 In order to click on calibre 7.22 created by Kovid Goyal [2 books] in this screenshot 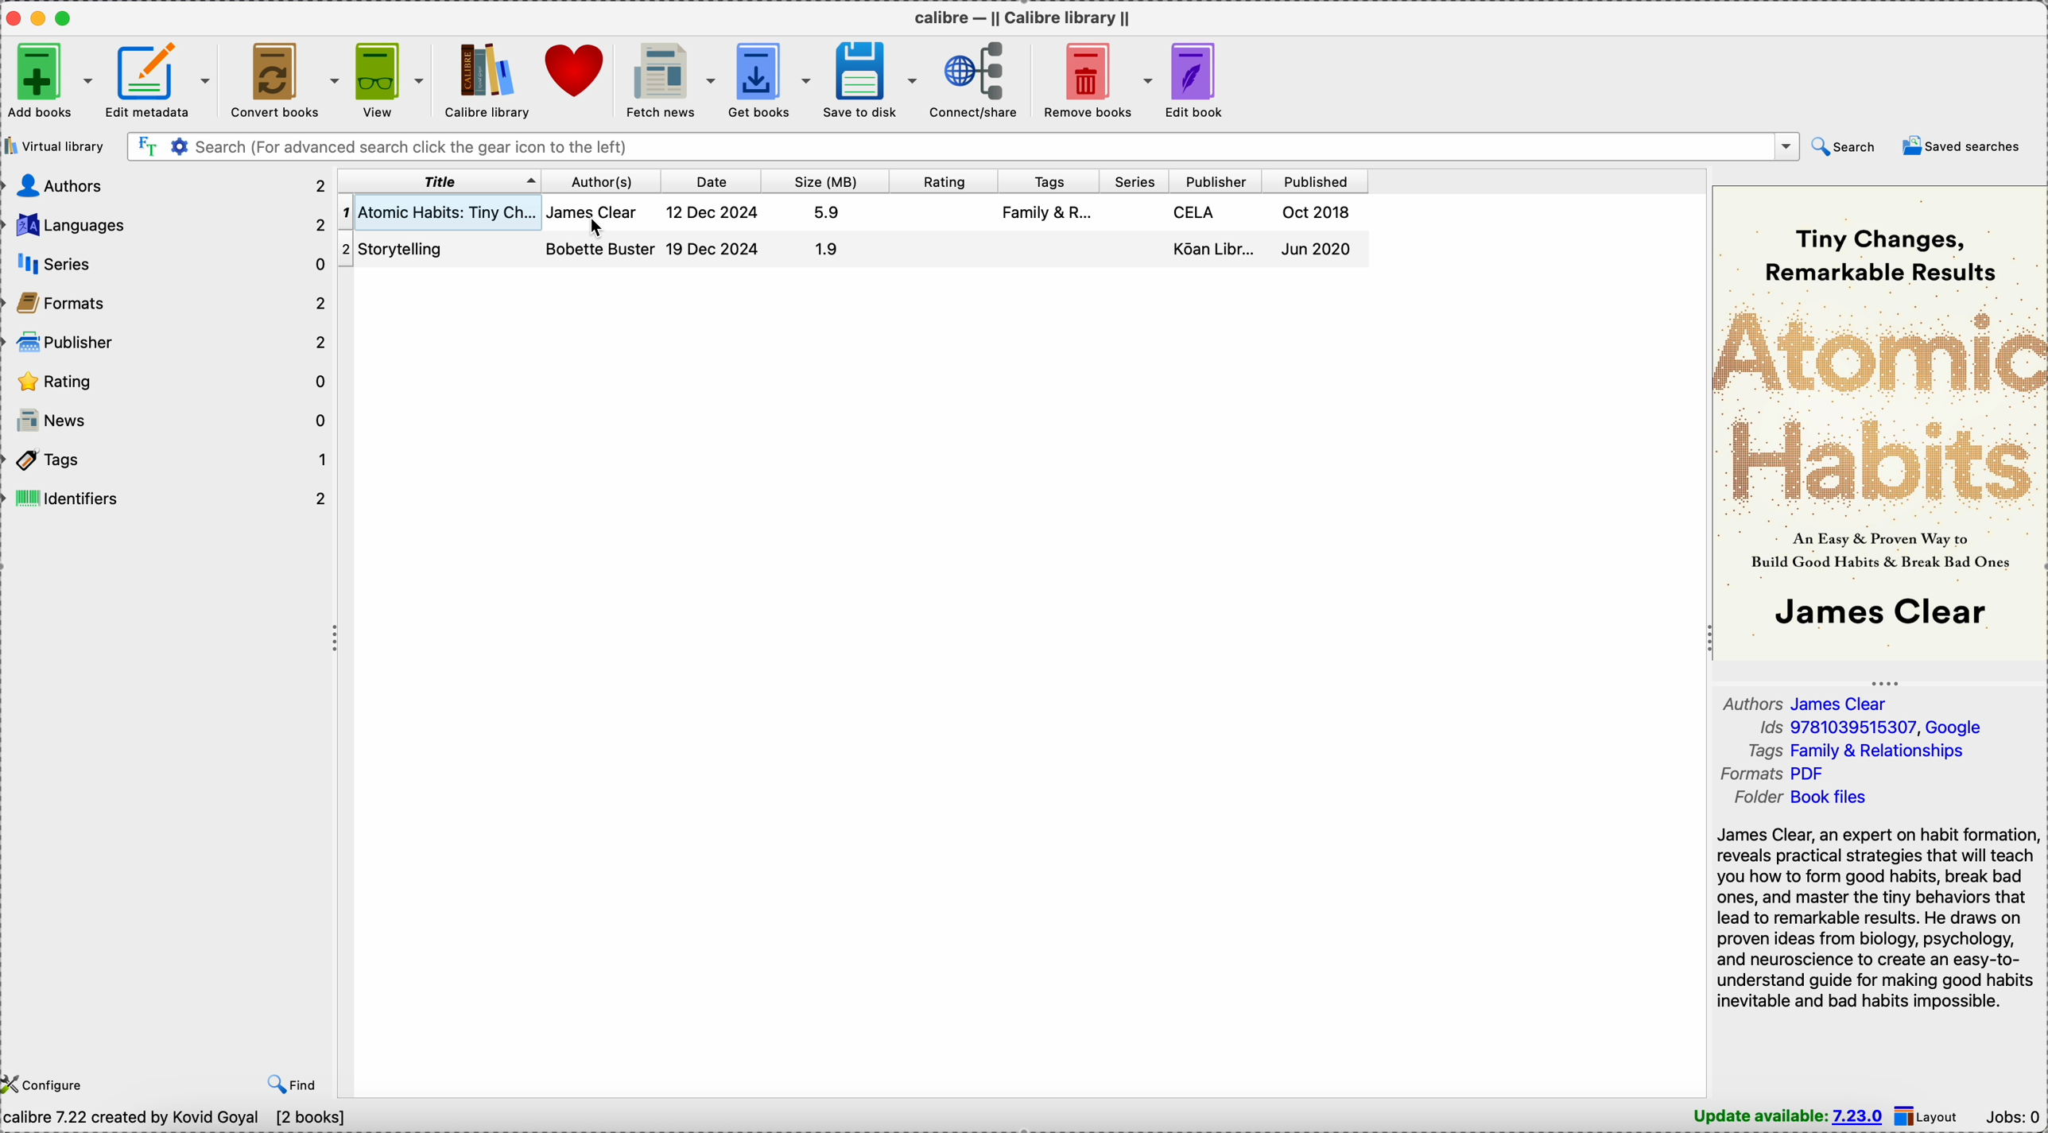, I will do `click(180, 1120)`.